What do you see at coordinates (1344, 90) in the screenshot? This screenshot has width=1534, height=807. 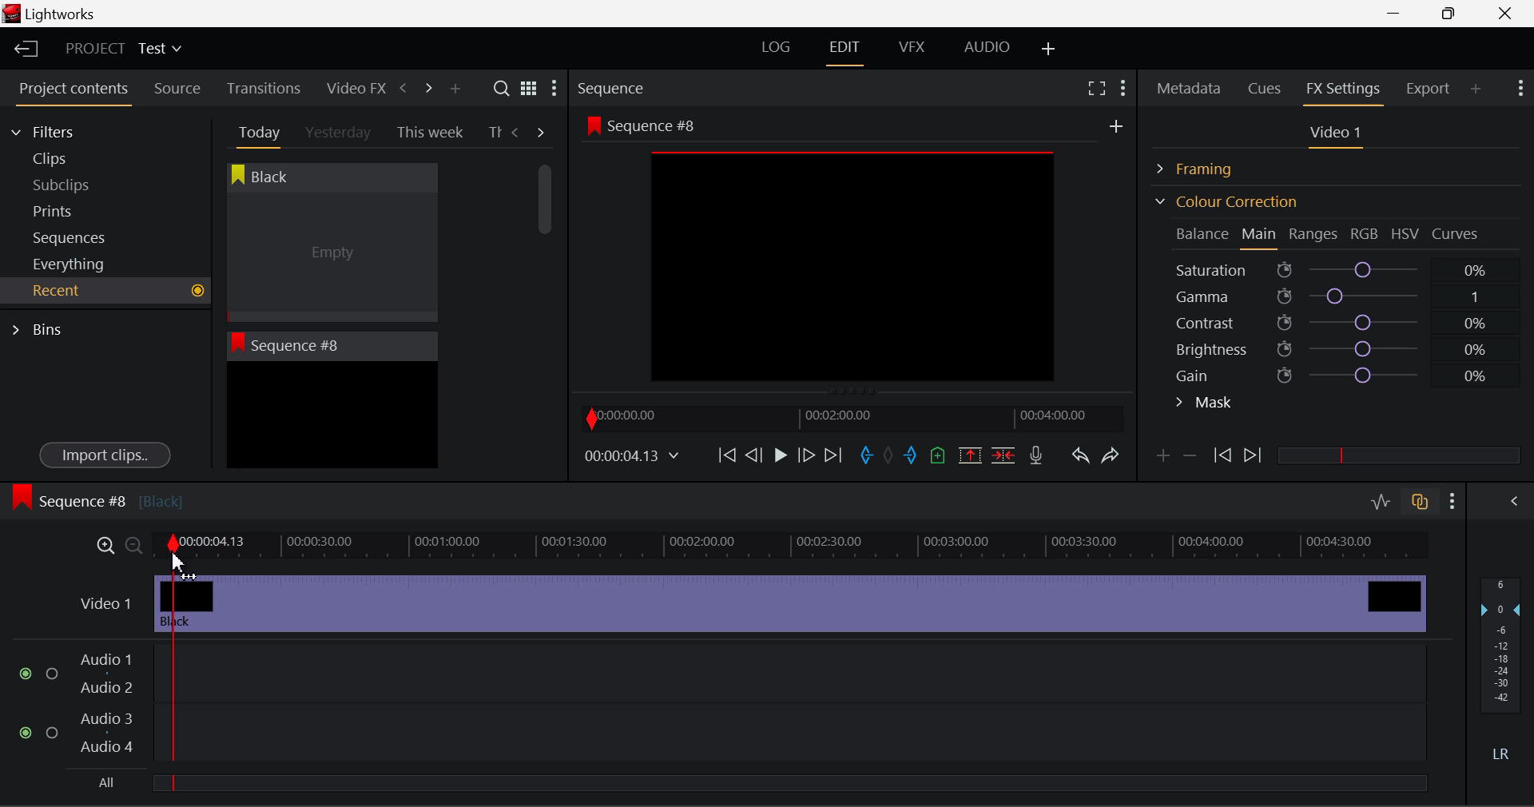 I see `FX Settings Panel Open` at bounding box center [1344, 90].